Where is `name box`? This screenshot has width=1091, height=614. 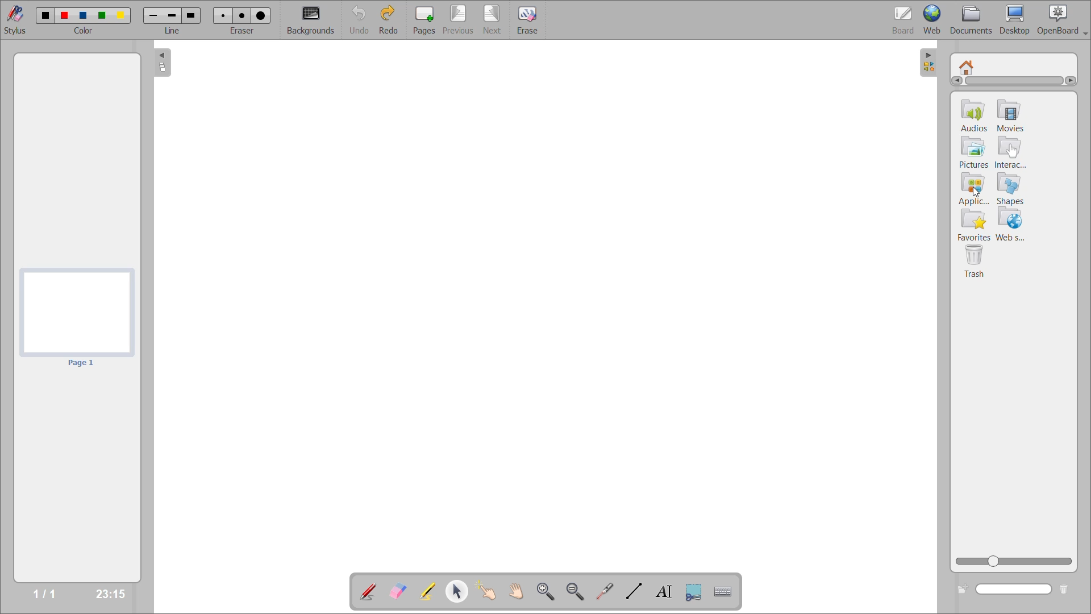 name box is located at coordinates (1014, 589).